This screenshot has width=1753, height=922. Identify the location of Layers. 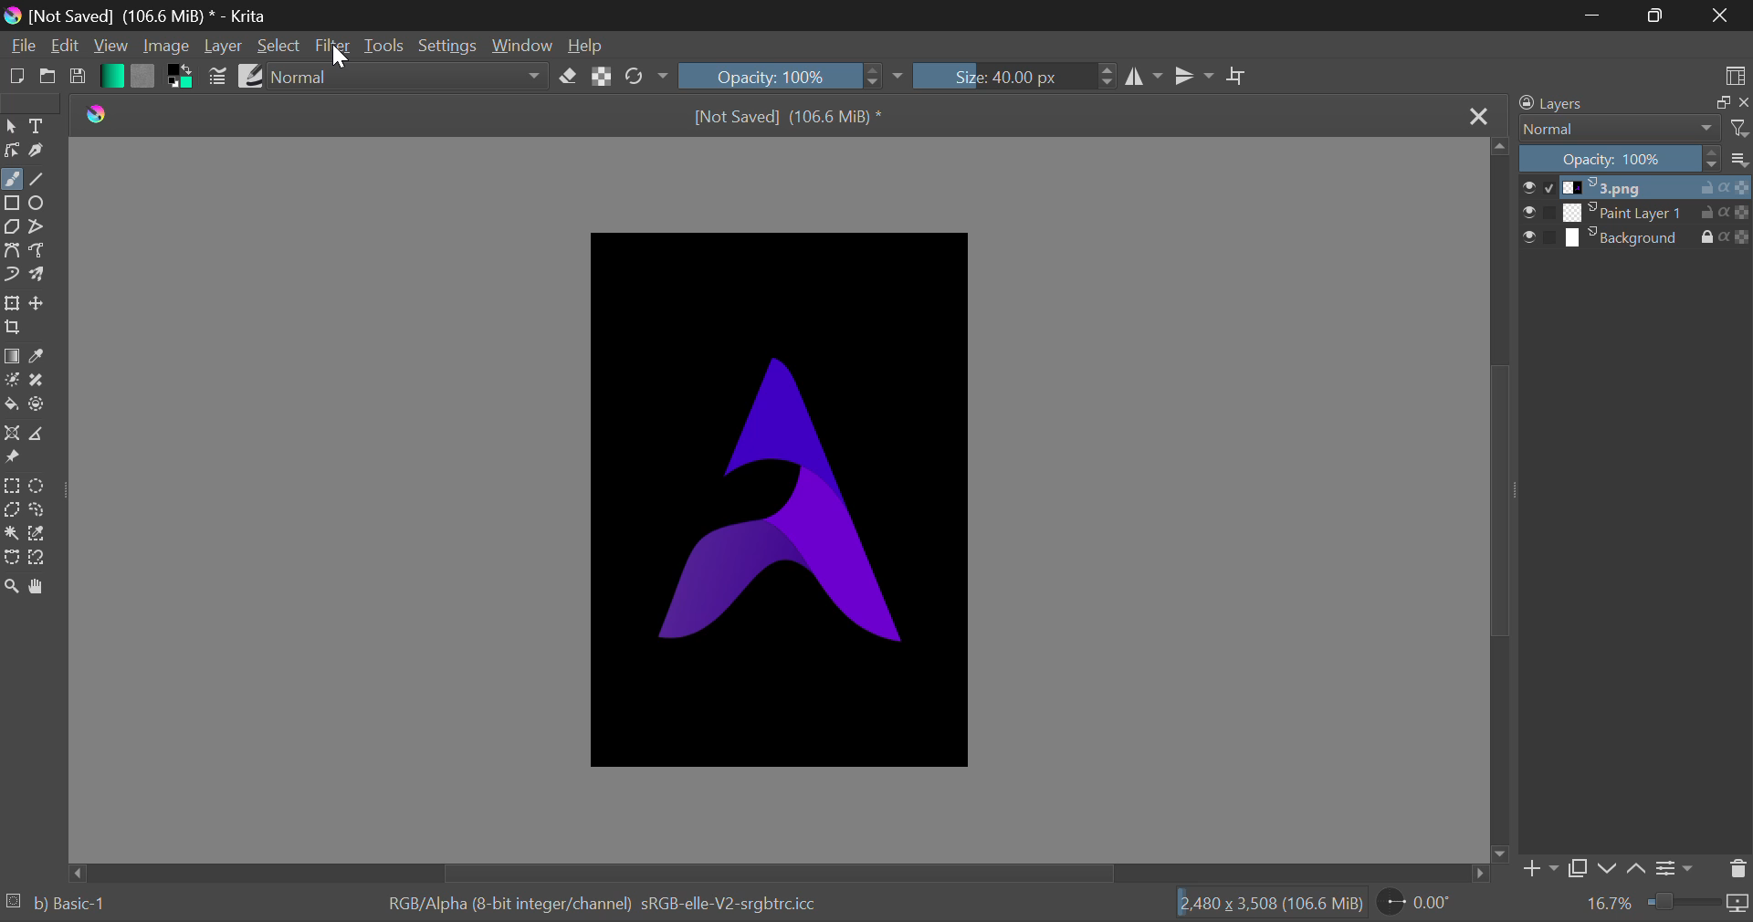
(1555, 103).